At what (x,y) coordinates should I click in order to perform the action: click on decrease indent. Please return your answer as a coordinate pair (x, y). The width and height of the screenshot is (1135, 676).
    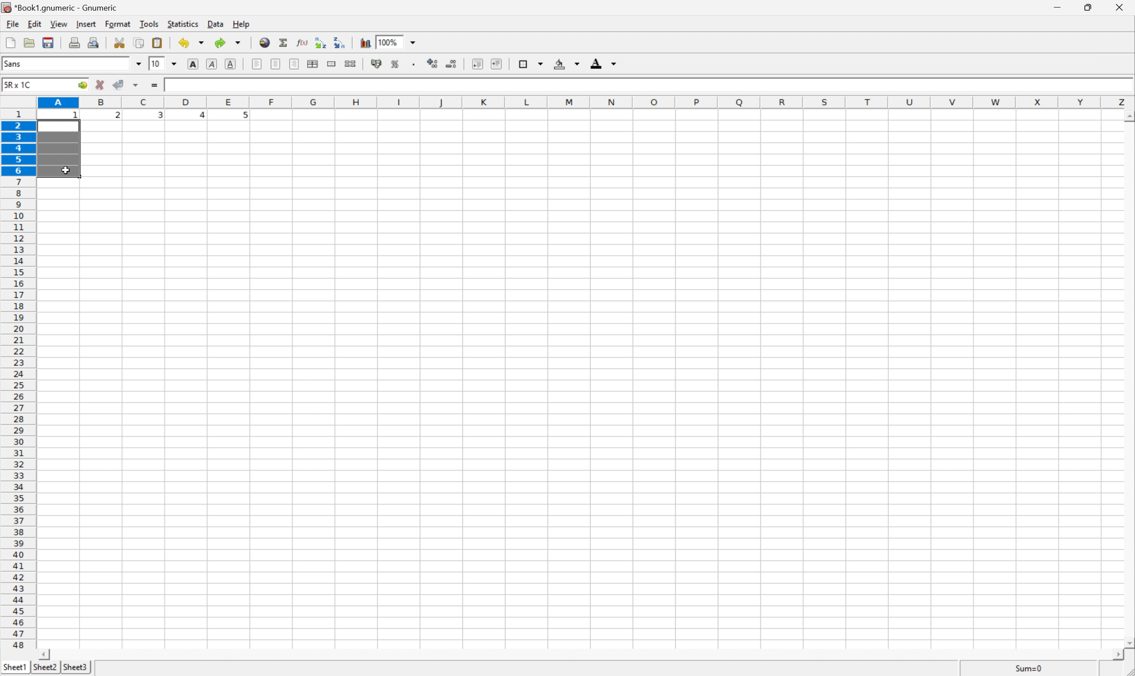
    Looking at the image, I should click on (478, 65).